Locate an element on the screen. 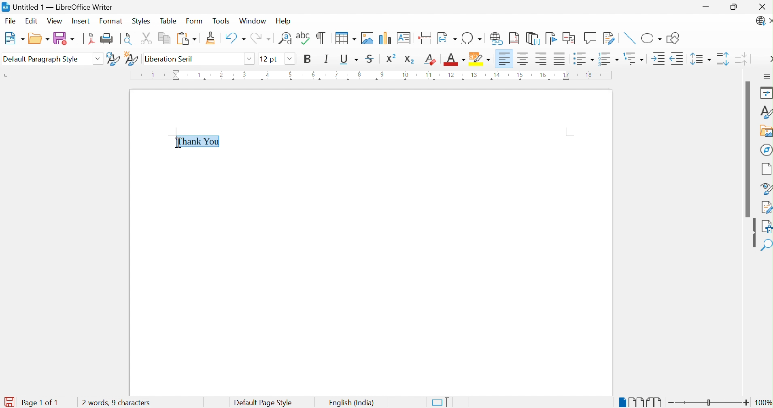 This screenshot has height=408, width=773. Show Draw Functions is located at coordinates (674, 38).